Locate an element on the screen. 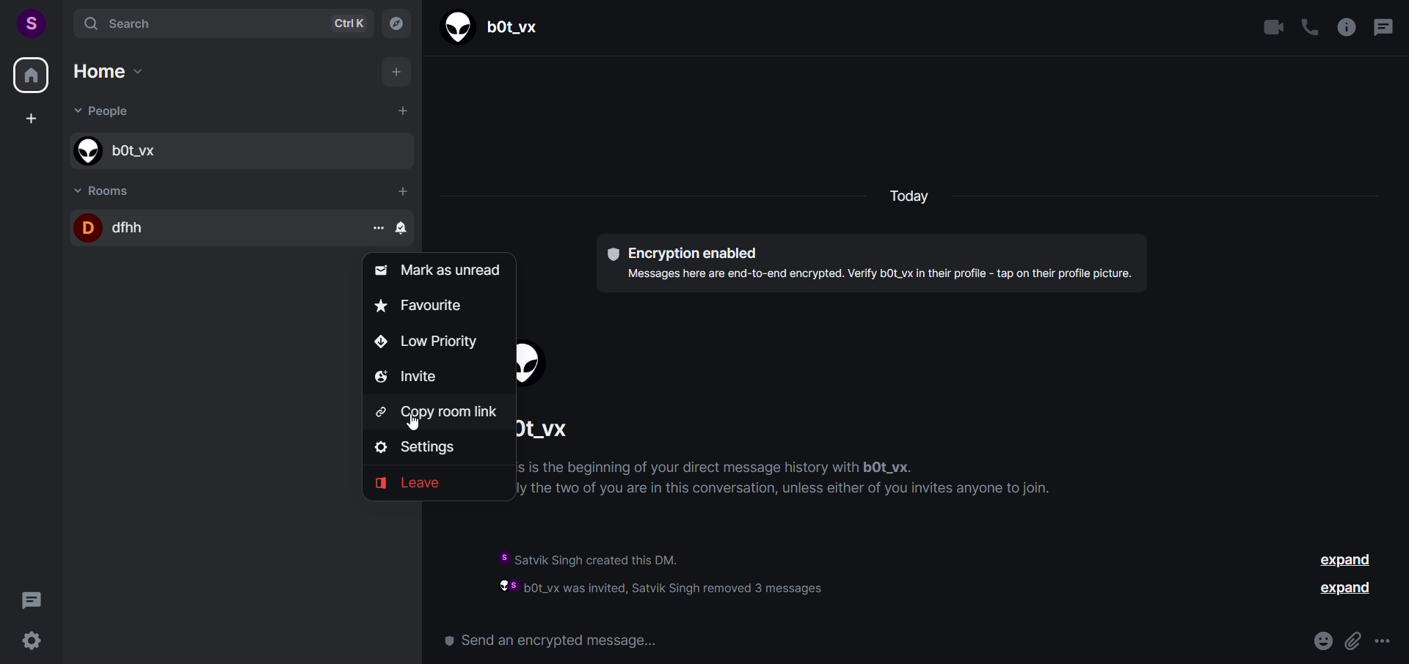  quick setting is located at coordinates (31, 641).